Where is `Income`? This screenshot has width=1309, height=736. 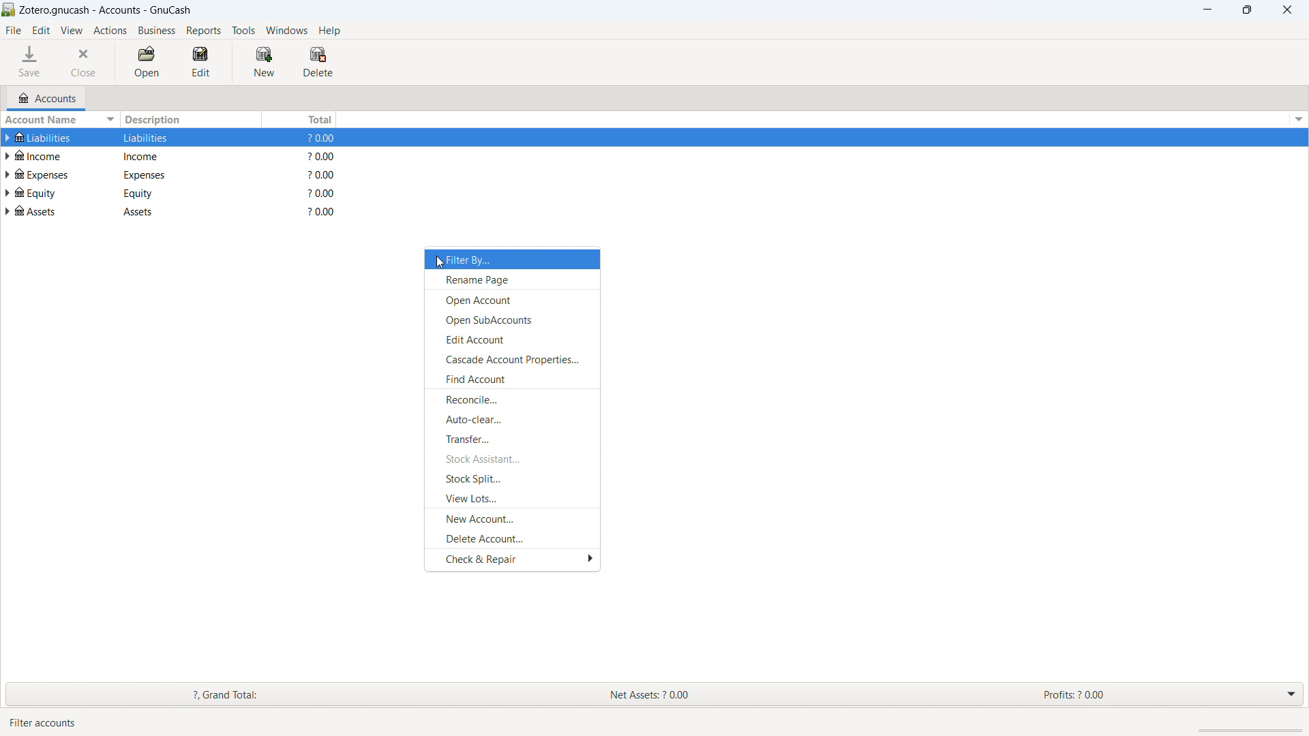
Income is located at coordinates (156, 155).